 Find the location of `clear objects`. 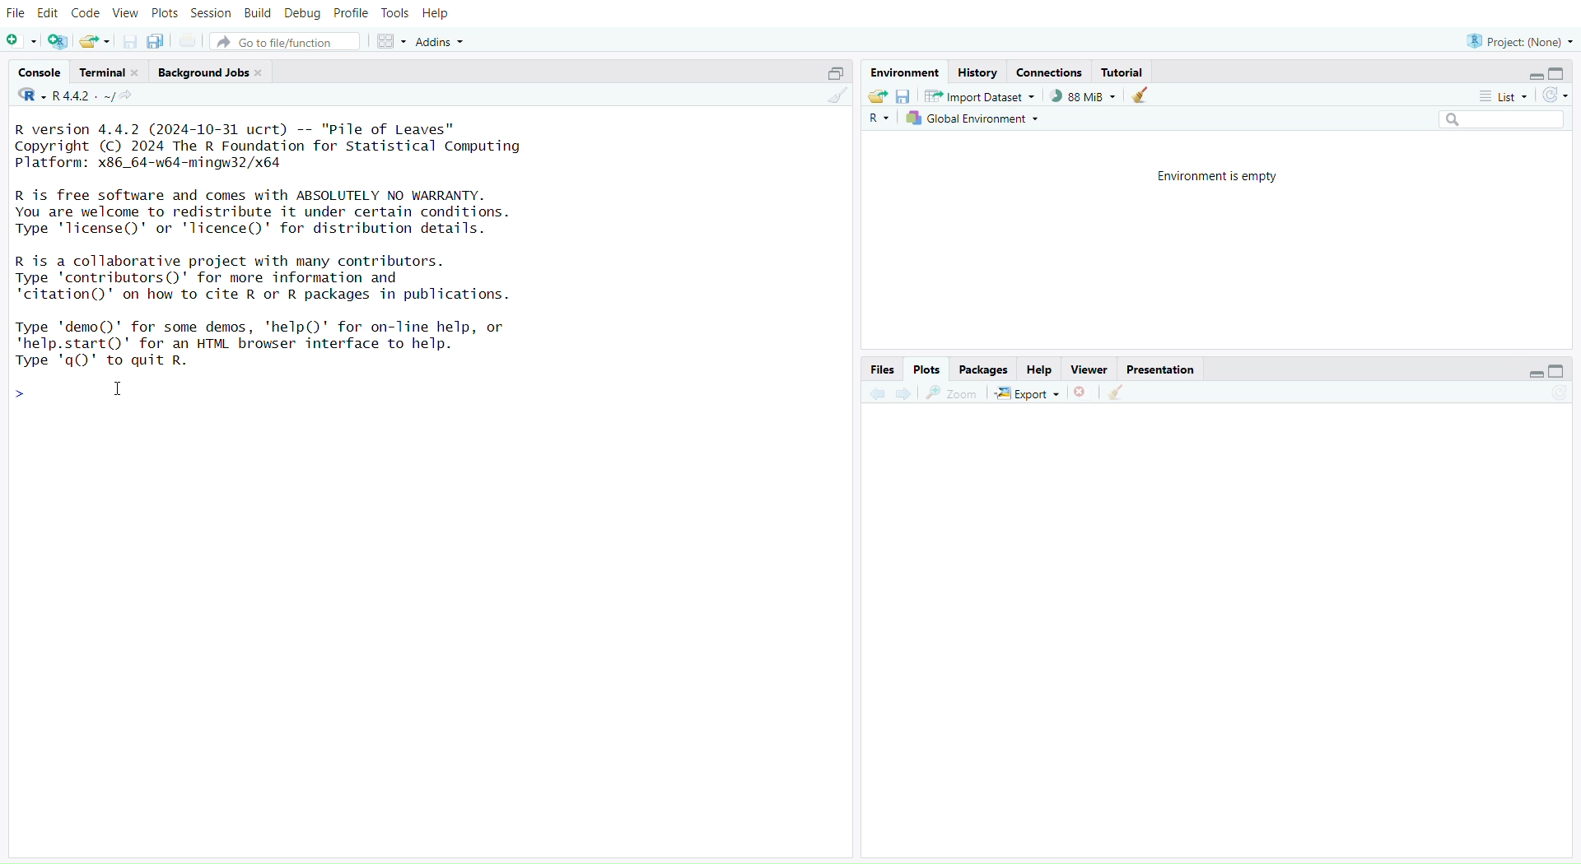

clear objects is located at coordinates (1144, 97).